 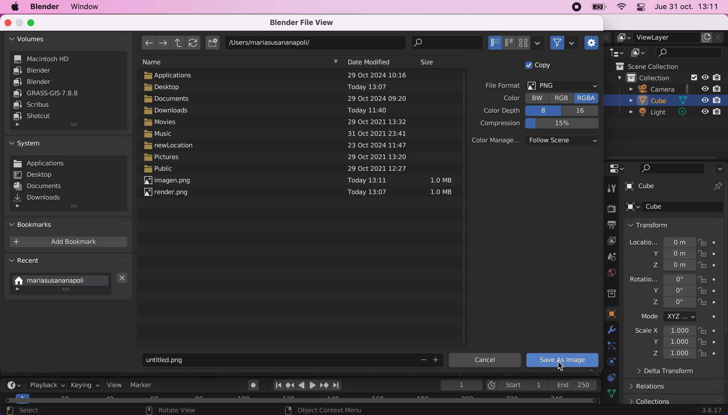 I want to click on recent location used, so click(x=72, y=286).